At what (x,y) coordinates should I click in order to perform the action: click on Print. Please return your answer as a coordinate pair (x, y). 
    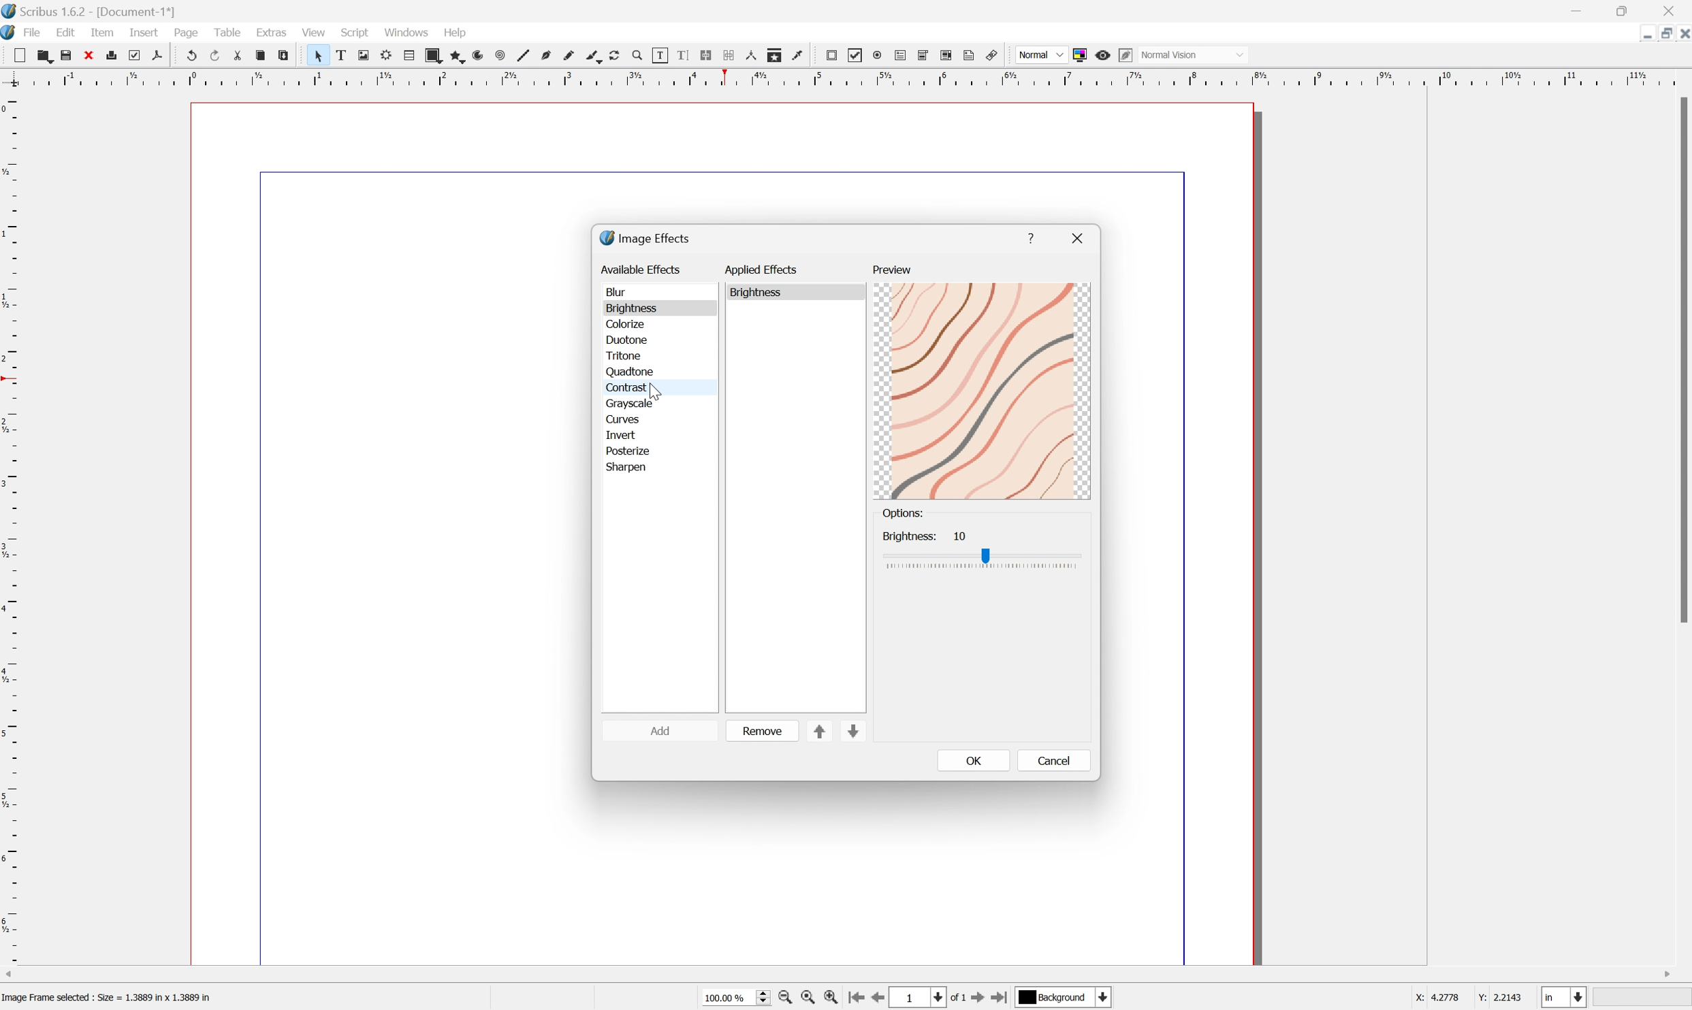
    Looking at the image, I should click on (114, 56).